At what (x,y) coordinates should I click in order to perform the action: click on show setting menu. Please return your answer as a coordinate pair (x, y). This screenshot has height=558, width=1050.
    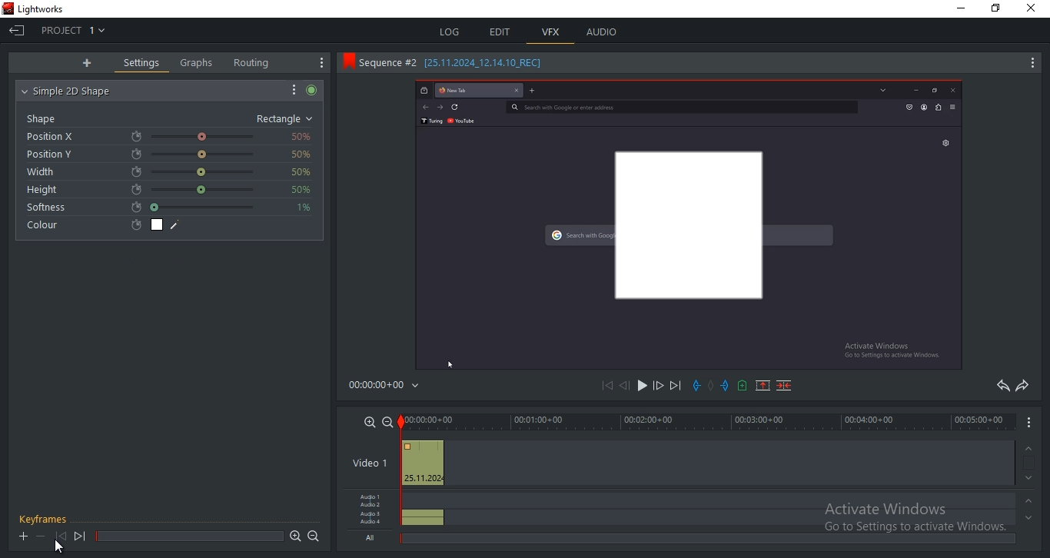
    Looking at the image, I should click on (323, 62).